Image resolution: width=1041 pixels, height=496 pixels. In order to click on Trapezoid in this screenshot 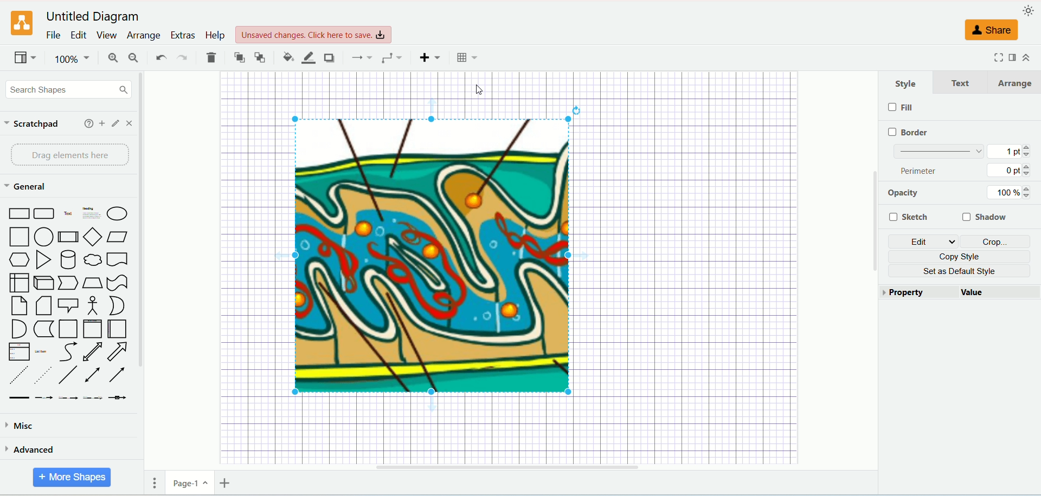, I will do `click(92, 284)`.